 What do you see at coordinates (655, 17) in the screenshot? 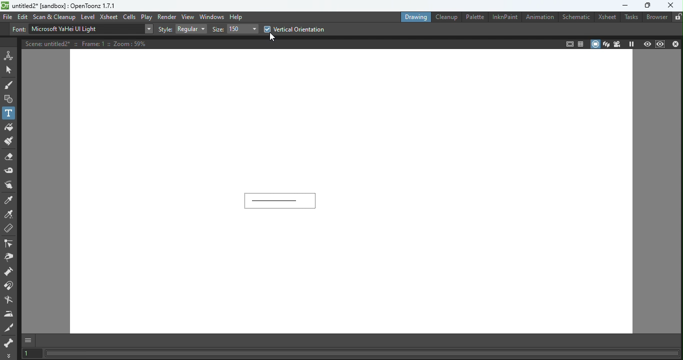
I see `Browser` at bounding box center [655, 17].